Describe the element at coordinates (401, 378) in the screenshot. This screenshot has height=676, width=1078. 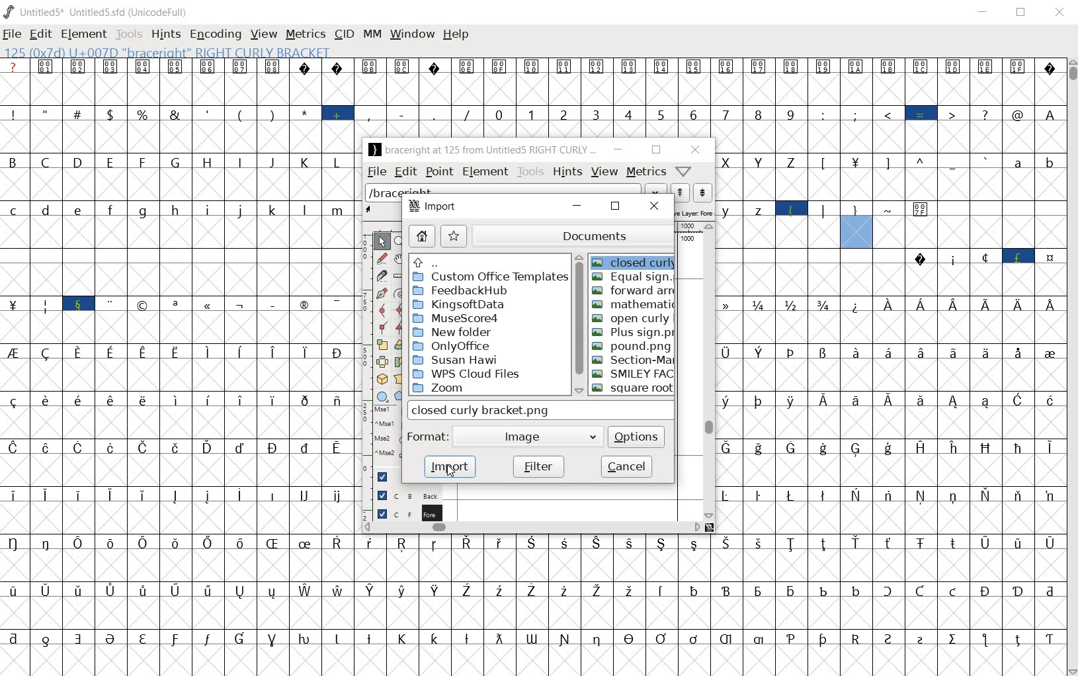
I see `perform a perspective transformation on the selection` at that location.